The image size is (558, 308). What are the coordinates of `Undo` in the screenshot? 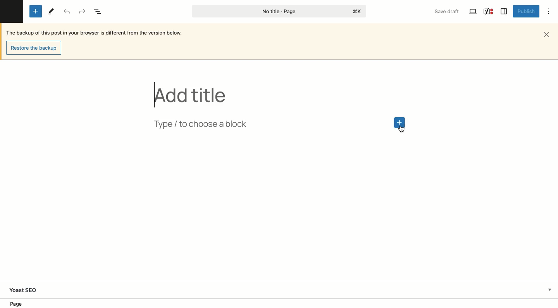 It's located at (67, 12).